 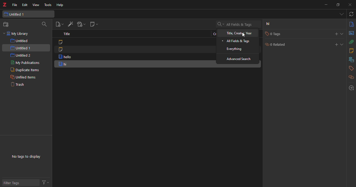 I want to click on add item, so click(x=71, y=24).